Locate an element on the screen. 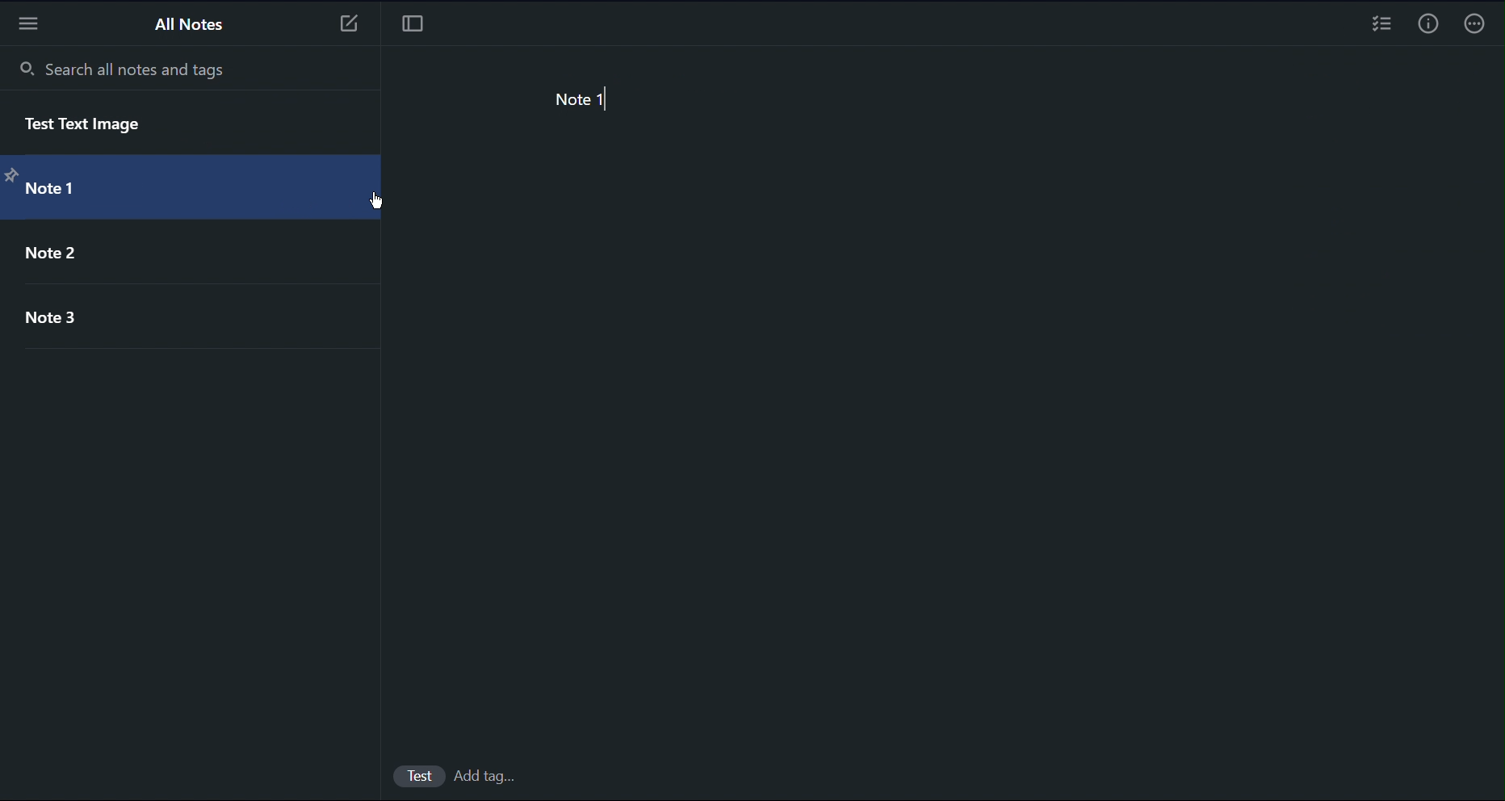 Image resolution: width=1505 pixels, height=801 pixels.  is located at coordinates (420, 775).